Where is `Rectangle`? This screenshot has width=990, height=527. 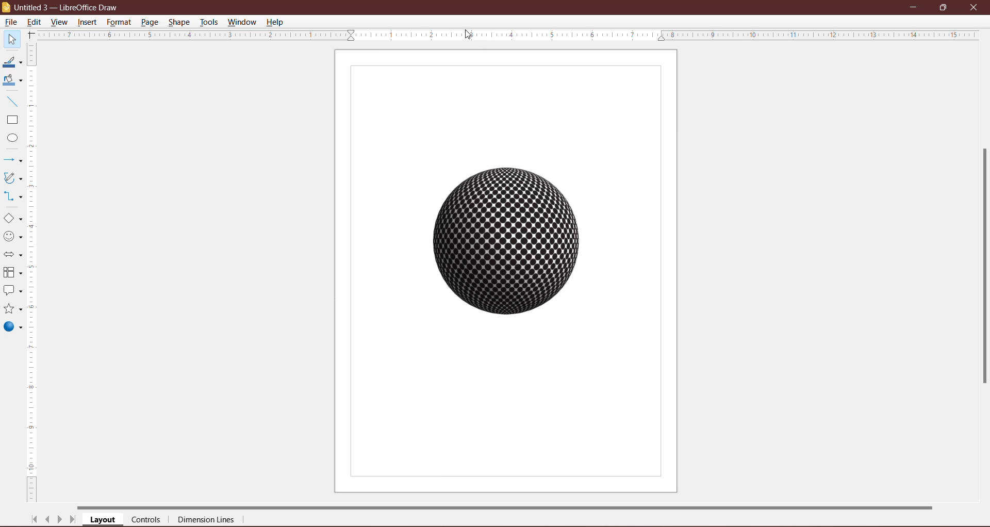 Rectangle is located at coordinates (11, 120).